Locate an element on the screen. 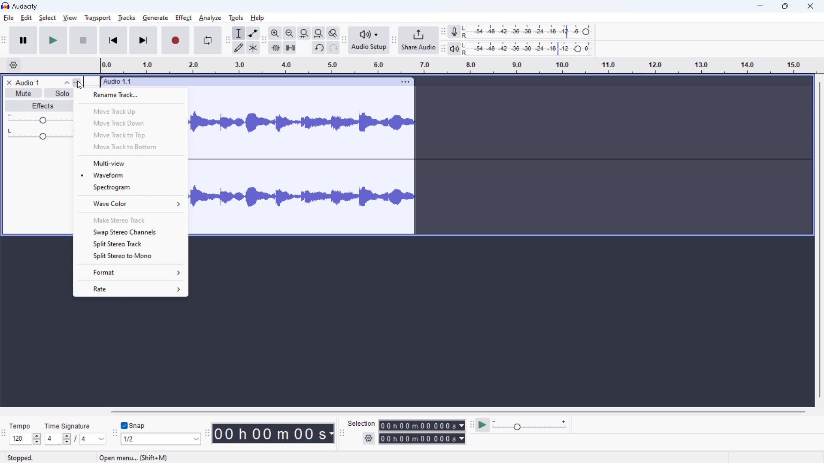  undo is located at coordinates (318, 48).